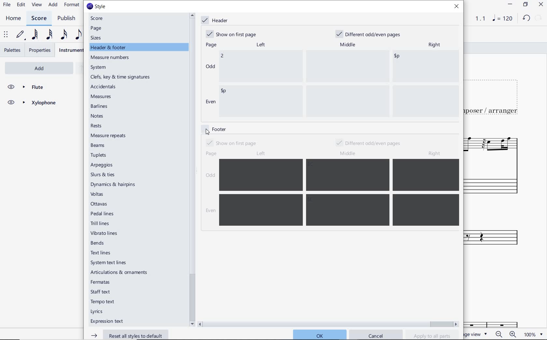  Describe the element at coordinates (97, 194) in the screenshot. I see `voltas` at that location.